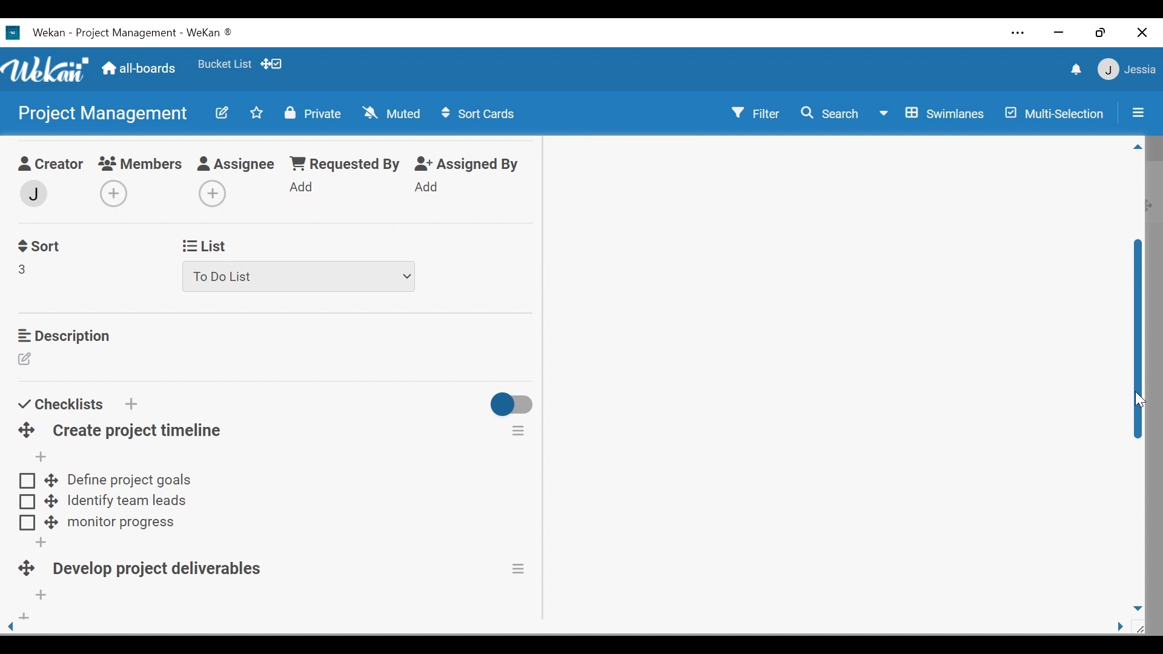 The width and height of the screenshot is (1163, 654). Describe the element at coordinates (272, 64) in the screenshot. I see `Show Desktop drag handles` at that location.